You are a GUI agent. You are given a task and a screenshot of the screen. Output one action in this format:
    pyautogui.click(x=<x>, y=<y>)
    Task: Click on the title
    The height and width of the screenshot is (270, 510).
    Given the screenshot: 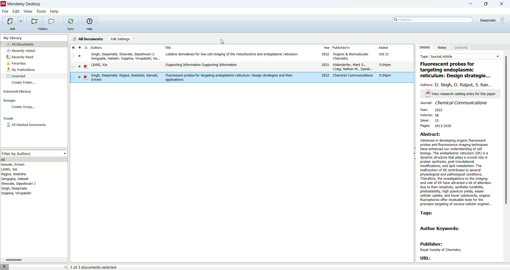 What is the action you would take?
    pyautogui.click(x=232, y=47)
    